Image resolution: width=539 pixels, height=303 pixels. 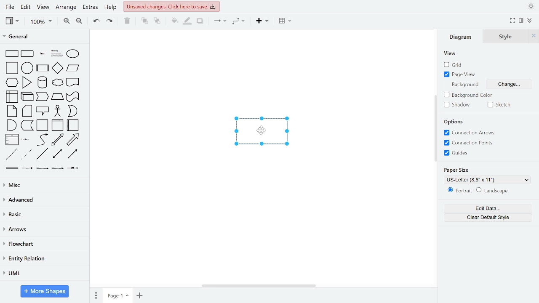 I want to click on background color, so click(x=474, y=95).